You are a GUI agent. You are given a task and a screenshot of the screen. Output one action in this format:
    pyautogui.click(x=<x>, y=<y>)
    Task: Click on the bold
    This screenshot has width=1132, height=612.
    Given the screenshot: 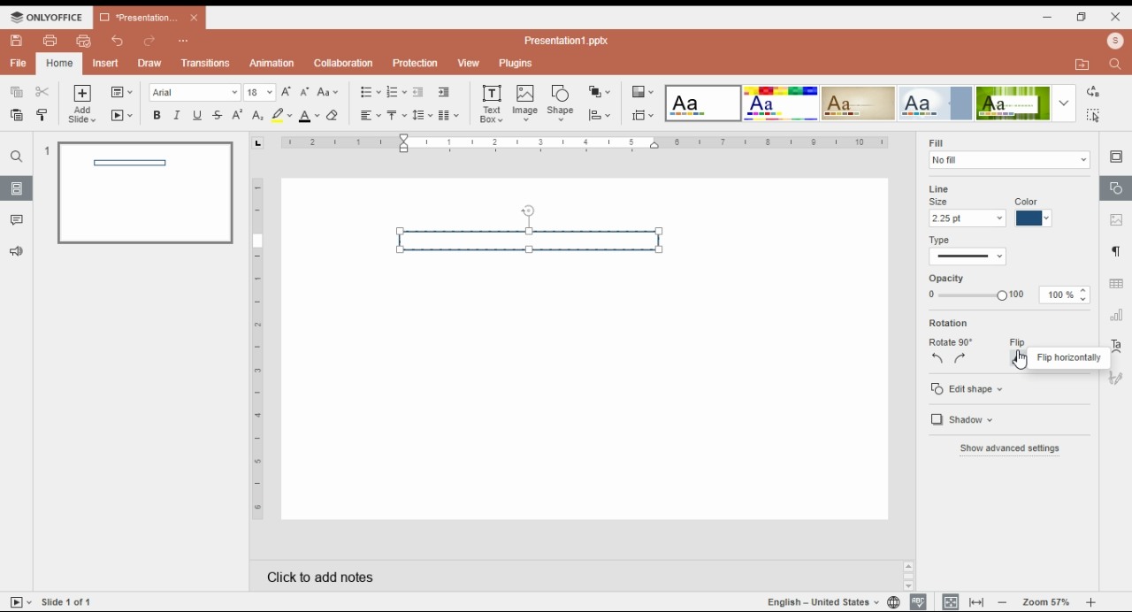 What is the action you would take?
    pyautogui.click(x=157, y=115)
    